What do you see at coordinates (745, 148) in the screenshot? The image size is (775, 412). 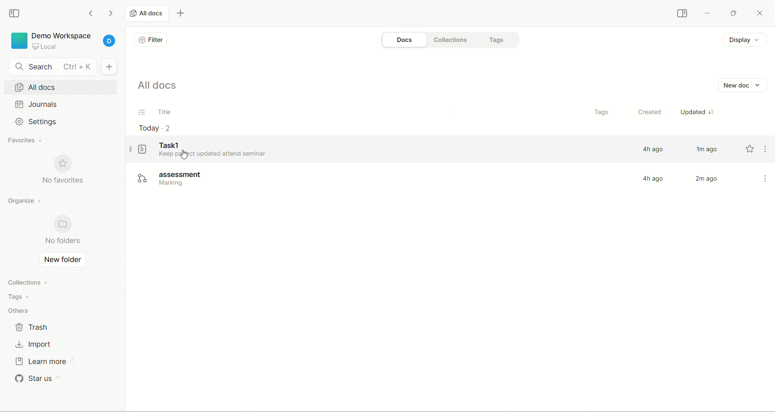 I see `favorite` at bounding box center [745, 148].